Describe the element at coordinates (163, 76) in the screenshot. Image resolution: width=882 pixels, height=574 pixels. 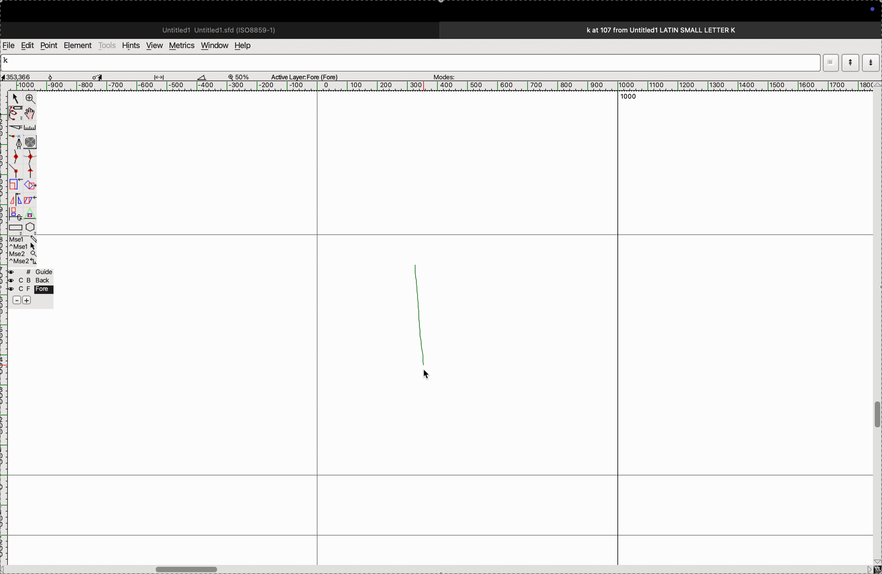
I see `drang` at that location.